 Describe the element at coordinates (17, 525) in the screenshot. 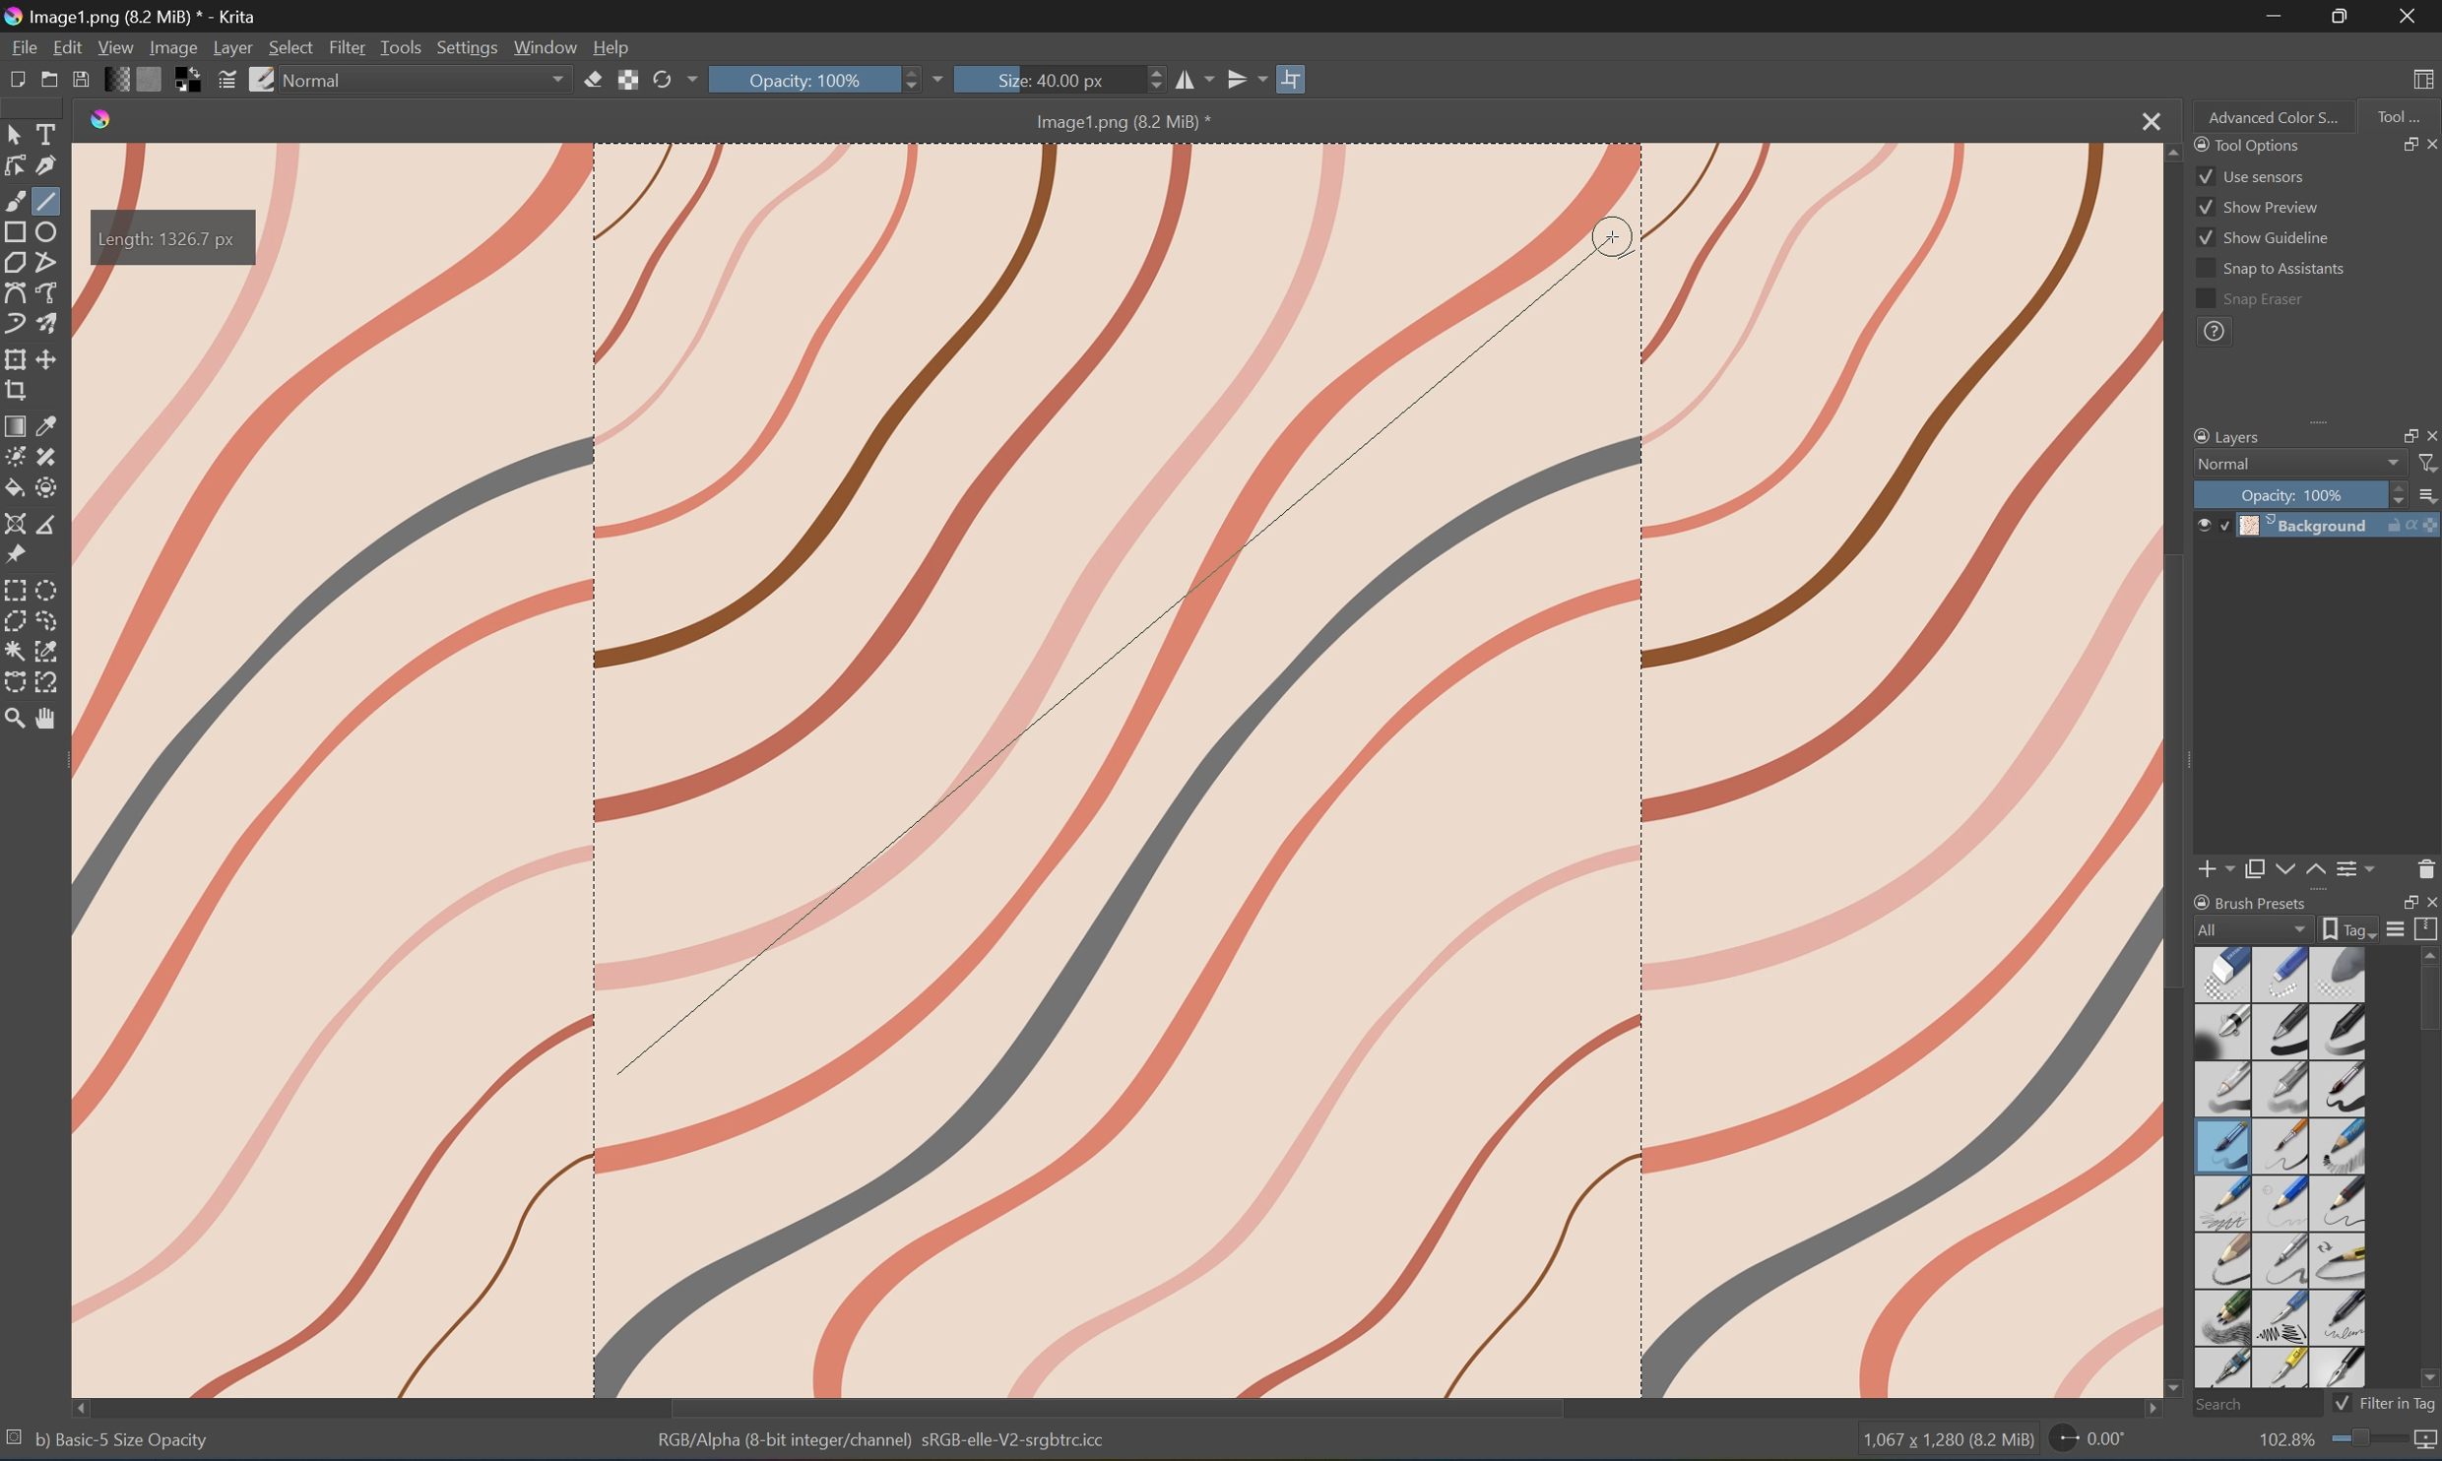

I see `Assistant tool` at that location.